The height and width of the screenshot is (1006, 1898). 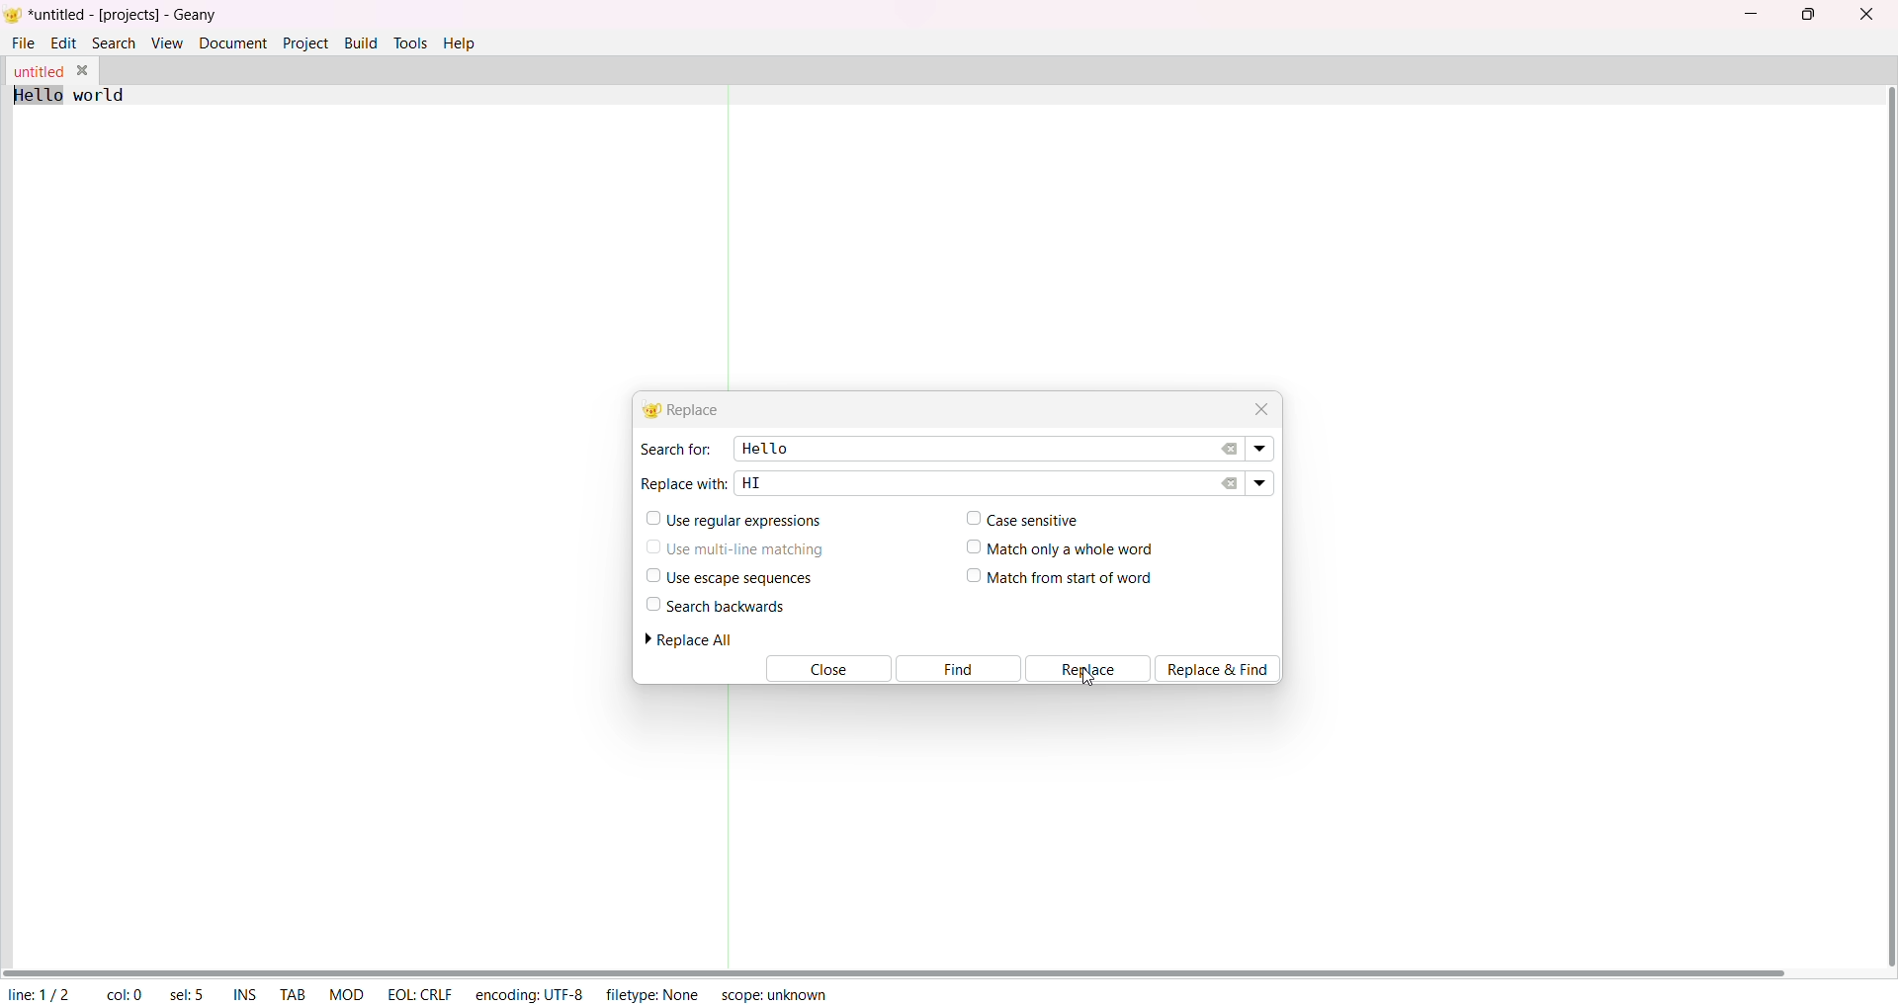 I want to click on Replace & Find, so click(x=1224, y=668).